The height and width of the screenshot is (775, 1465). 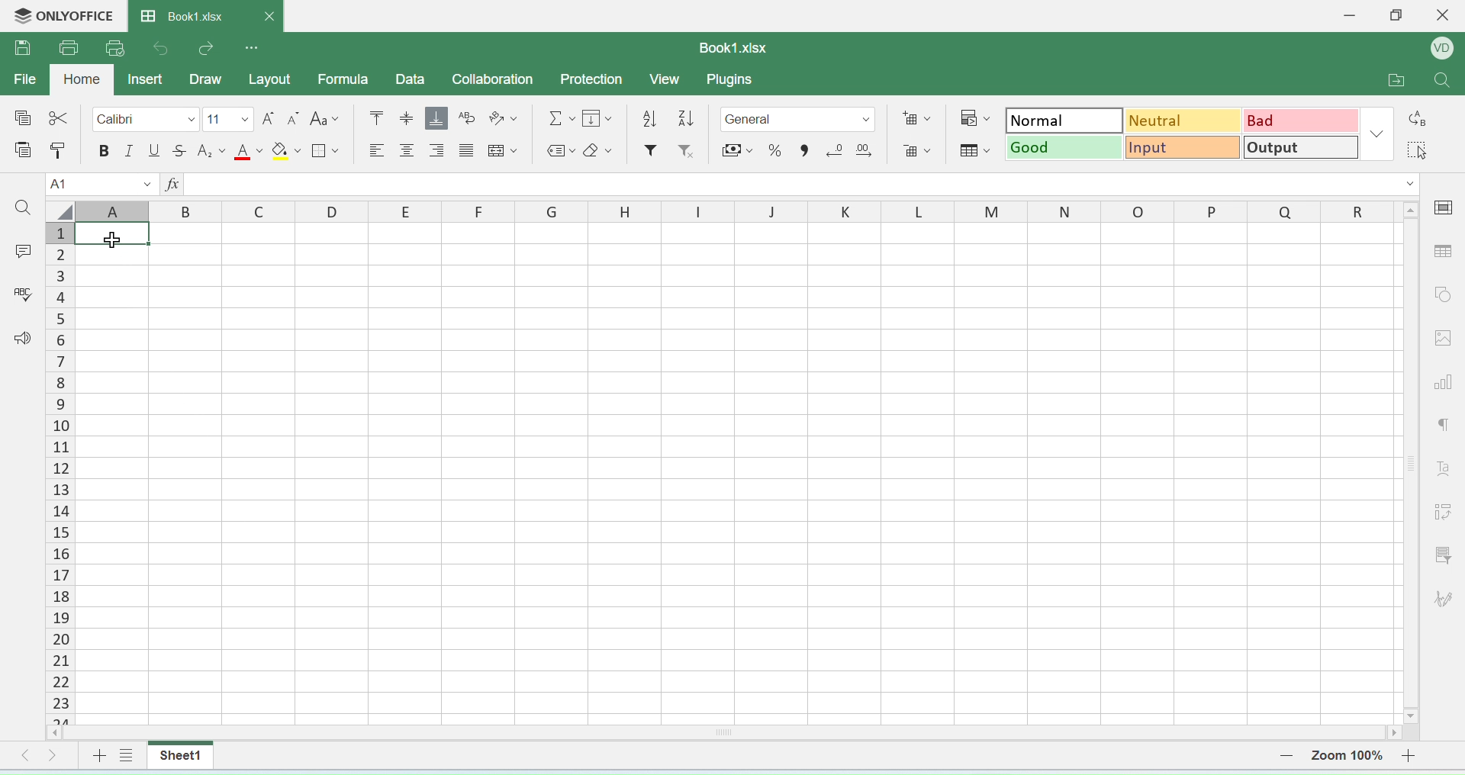 What do you see at coordinates (837, 150) in the screenshot?
I see `remove decimal` at bounding box center [837, 150].